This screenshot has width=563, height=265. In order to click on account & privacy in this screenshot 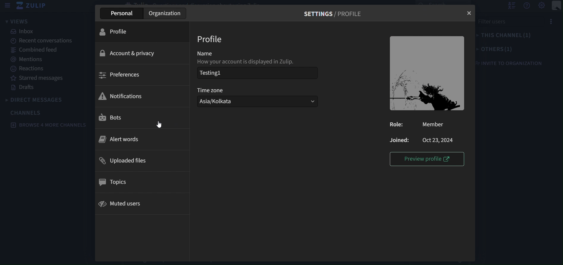, I will do `click(143, 54)`.